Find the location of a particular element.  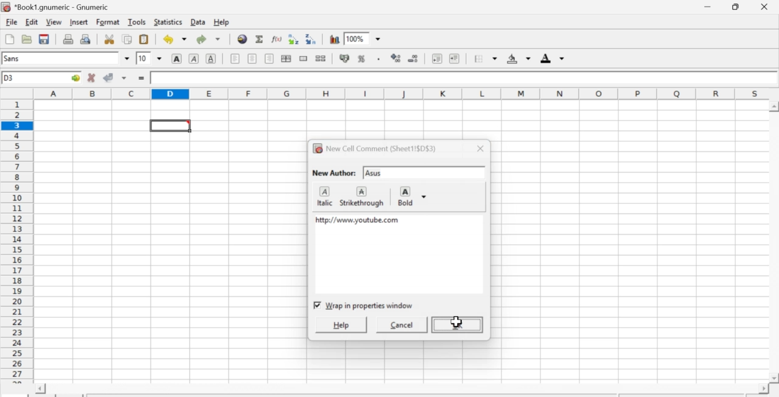

Active cell is located at coordinates (43, 78).